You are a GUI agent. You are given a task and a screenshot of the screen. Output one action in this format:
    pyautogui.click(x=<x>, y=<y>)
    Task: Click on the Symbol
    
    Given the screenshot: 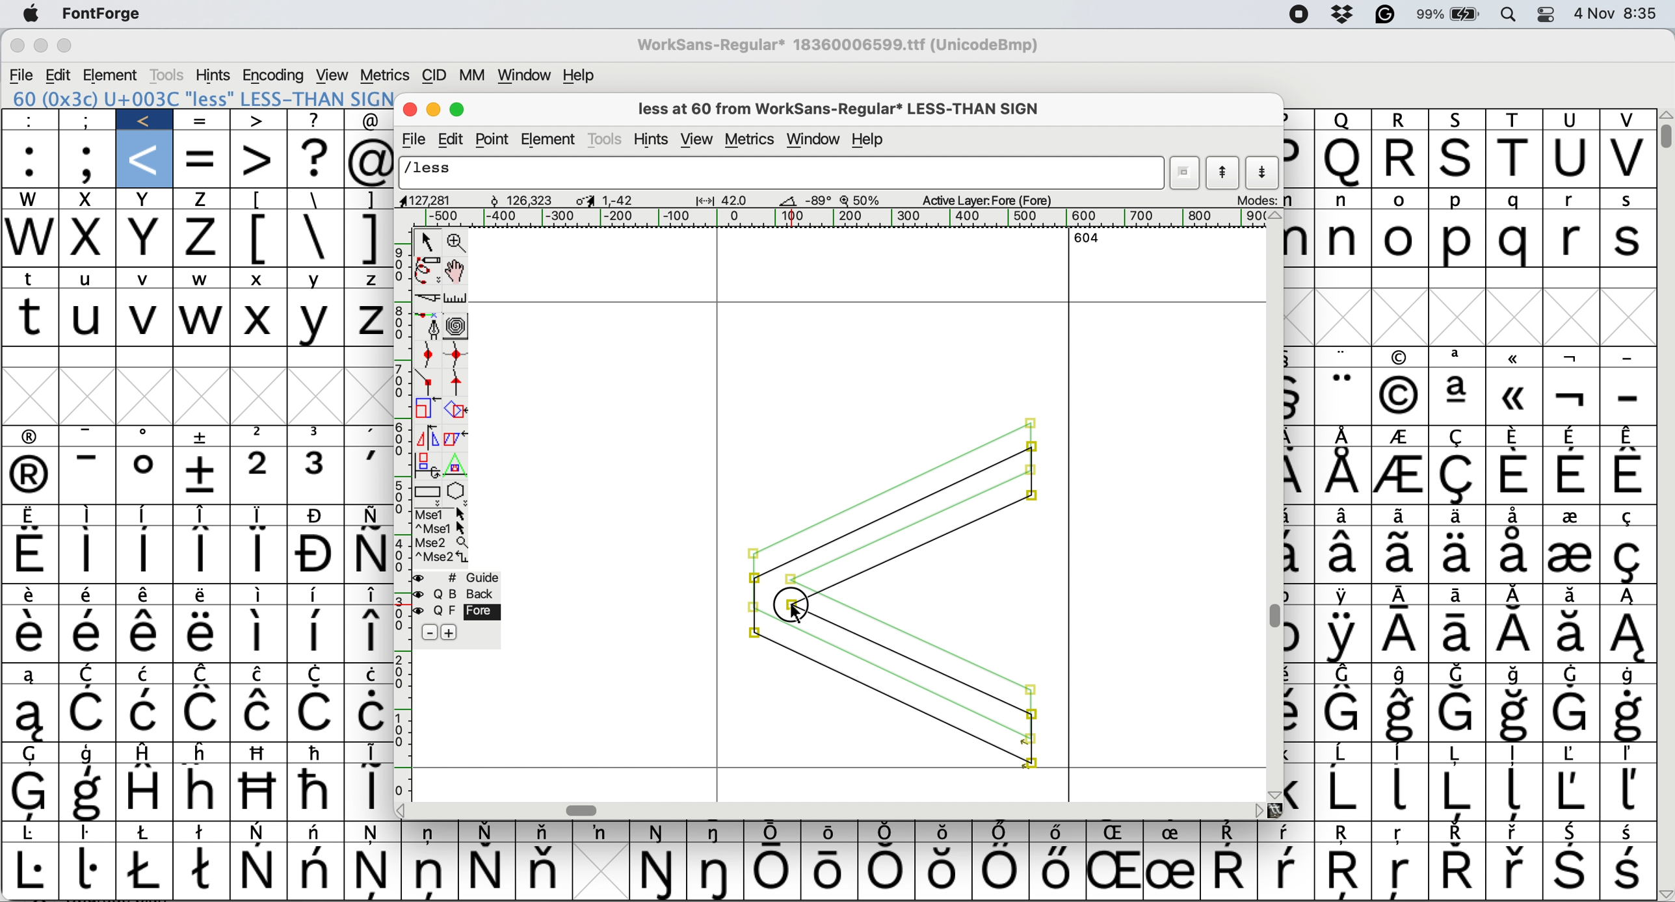 What is the action you would take?
    pyautogui.click(x=35, y=594)
    